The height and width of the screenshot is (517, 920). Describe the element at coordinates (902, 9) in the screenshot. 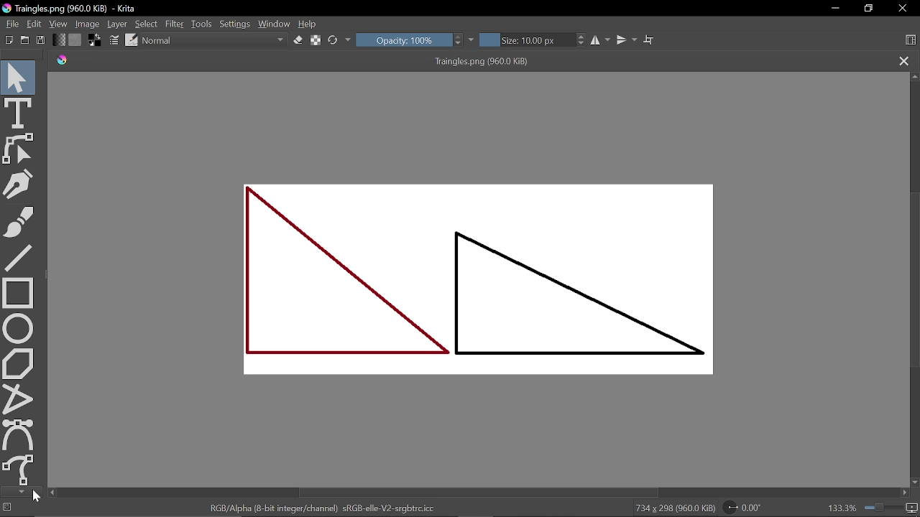

I see `Close` at that location.